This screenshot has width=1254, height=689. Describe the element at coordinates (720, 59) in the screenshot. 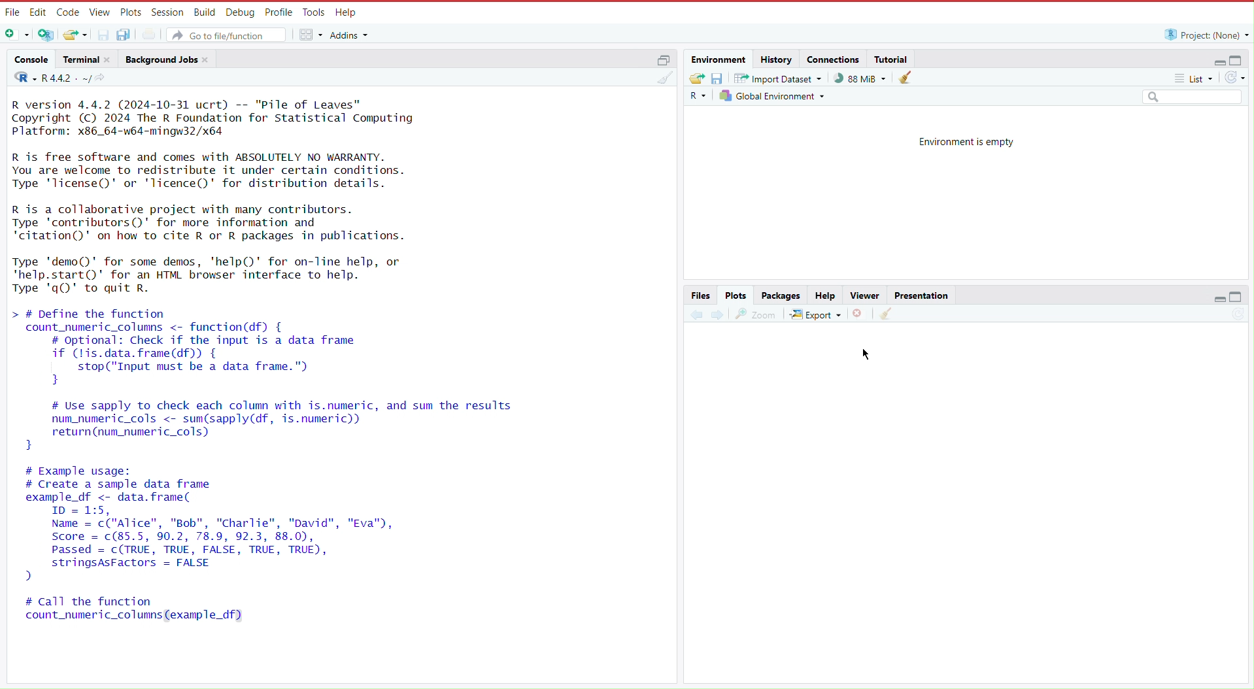

I see `Environment` at that location.